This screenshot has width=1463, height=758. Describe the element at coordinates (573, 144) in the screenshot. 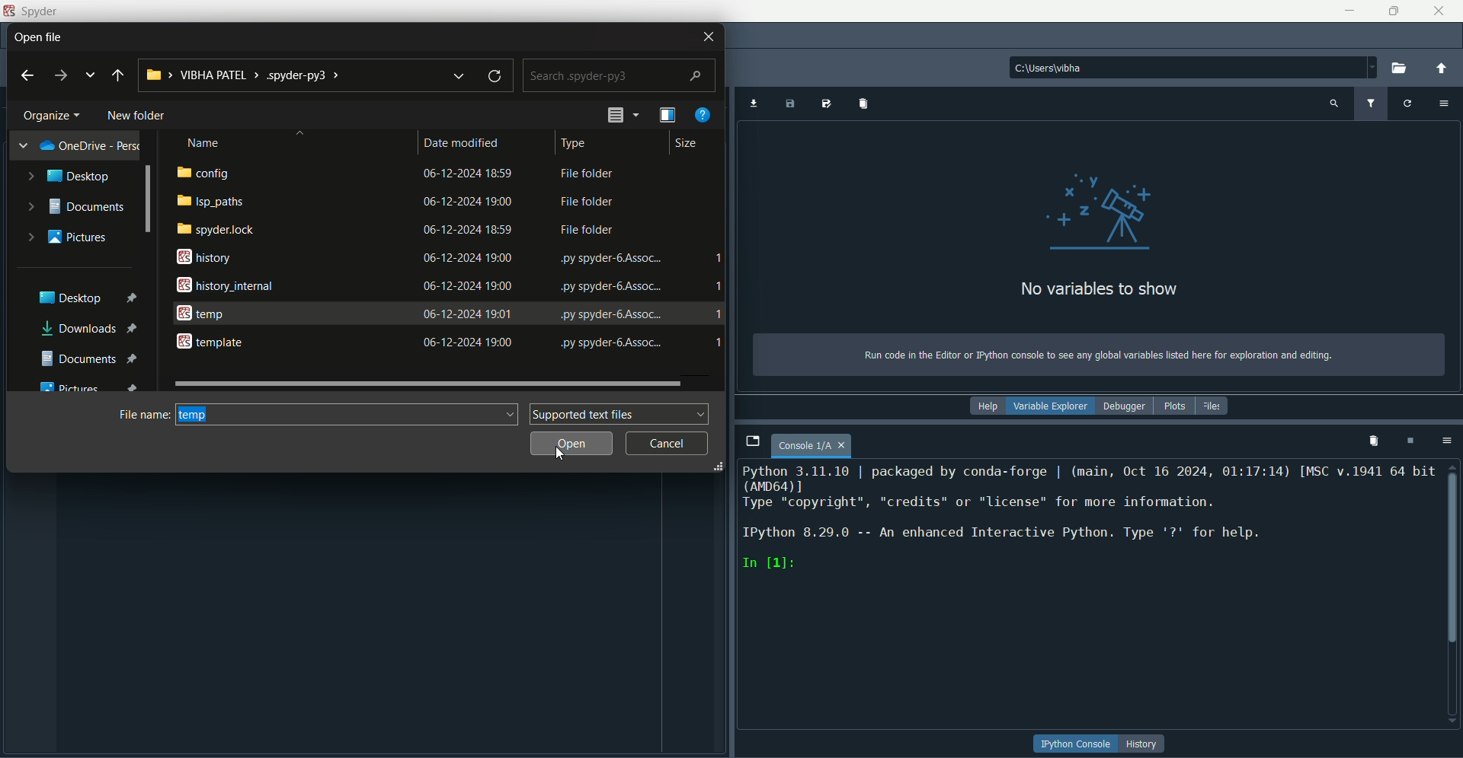

I see `type` at that location.